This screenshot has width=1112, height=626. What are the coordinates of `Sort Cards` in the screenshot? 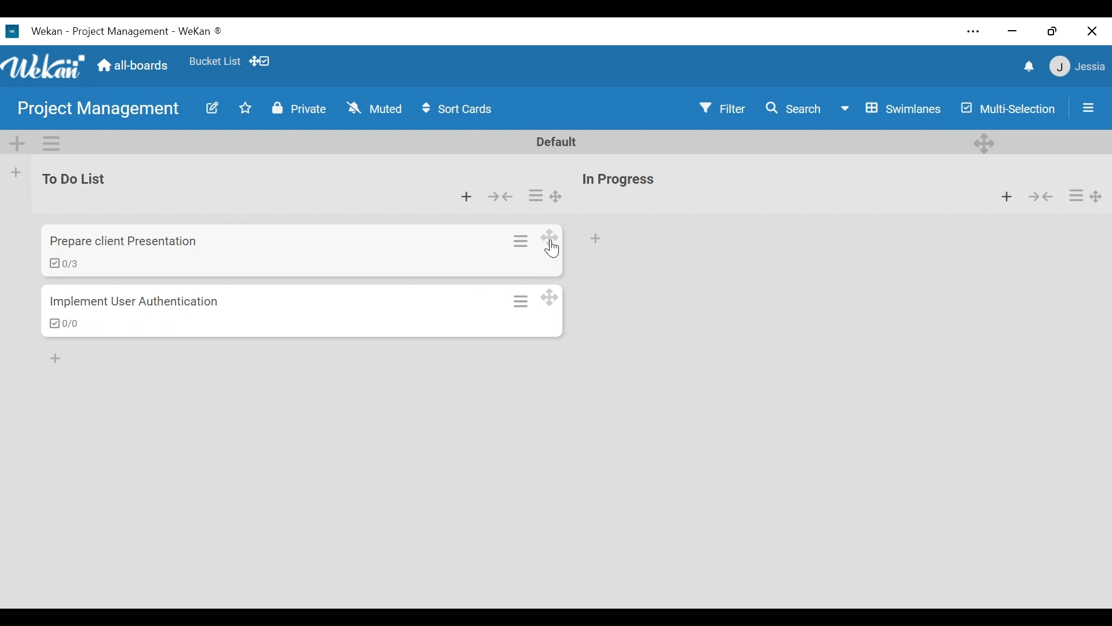 It's located at (459, 108).